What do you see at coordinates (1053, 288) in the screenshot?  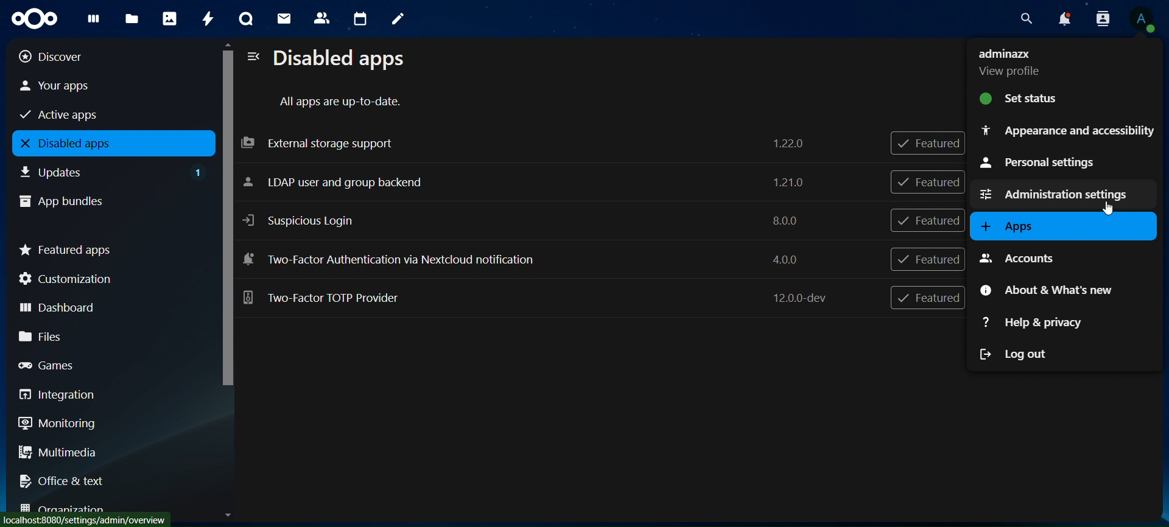 I see `bout & what's new` at bounding box center [1053, 288].